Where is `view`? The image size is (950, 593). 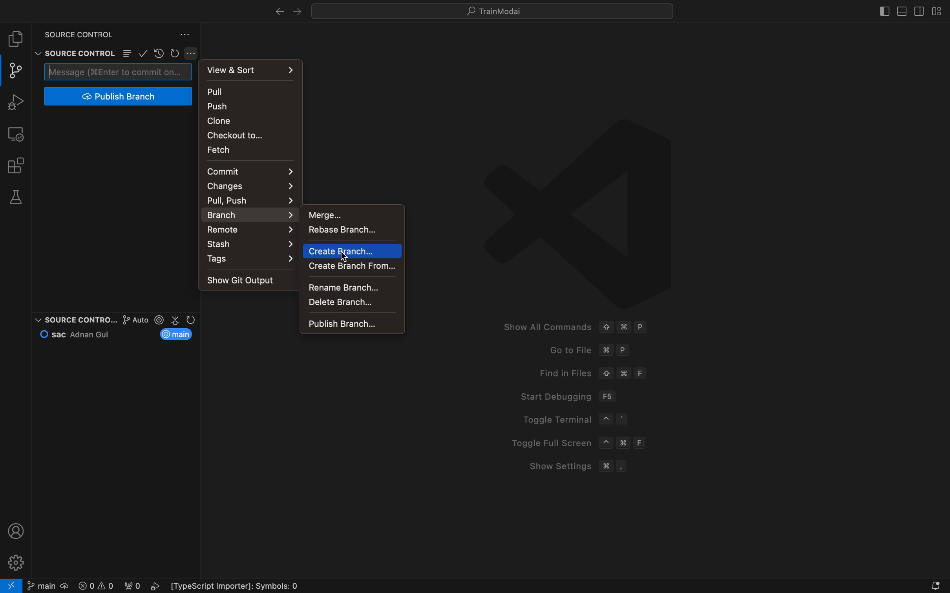 view is located at coordinates (252, 69).